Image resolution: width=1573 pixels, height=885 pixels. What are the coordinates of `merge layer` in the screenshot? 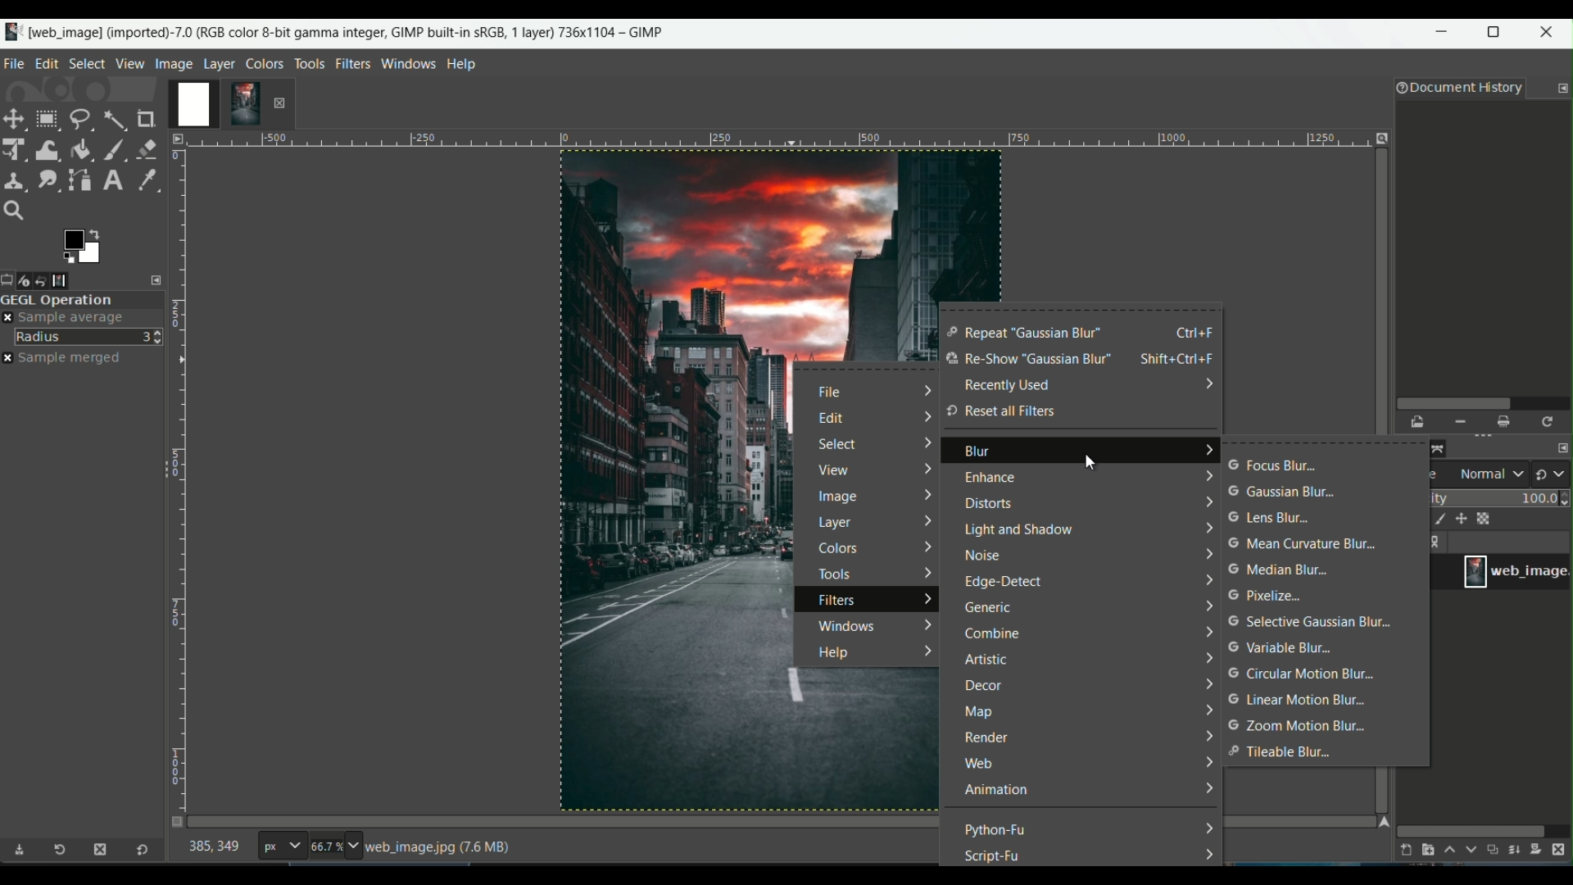 It's located at (1516, 851).